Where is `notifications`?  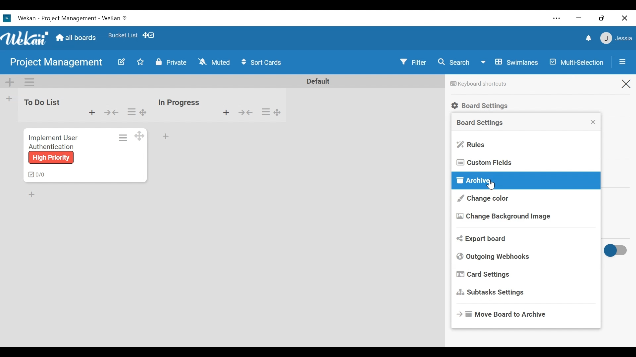
notifications is located at coordinates (589, 38).